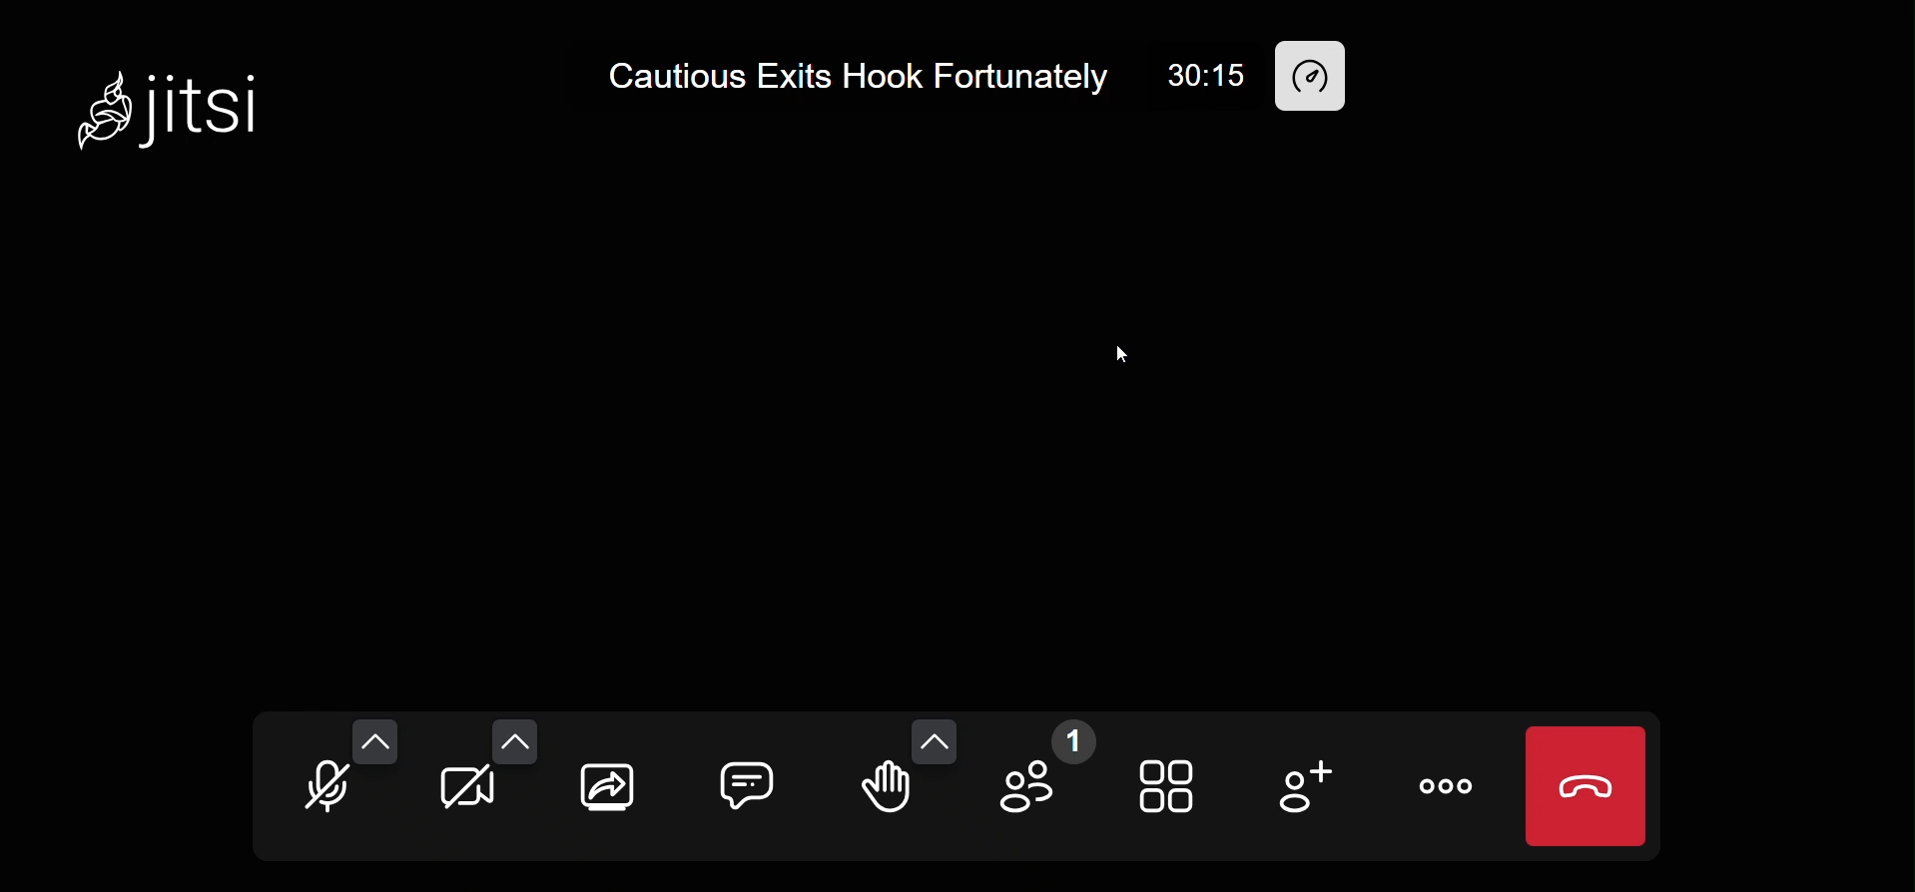 This screenshot has width=1915, height=892. What do you see at coordinates (934, 733) in the screenshot?
I see `more emoji` at bounding box center [934, 733].